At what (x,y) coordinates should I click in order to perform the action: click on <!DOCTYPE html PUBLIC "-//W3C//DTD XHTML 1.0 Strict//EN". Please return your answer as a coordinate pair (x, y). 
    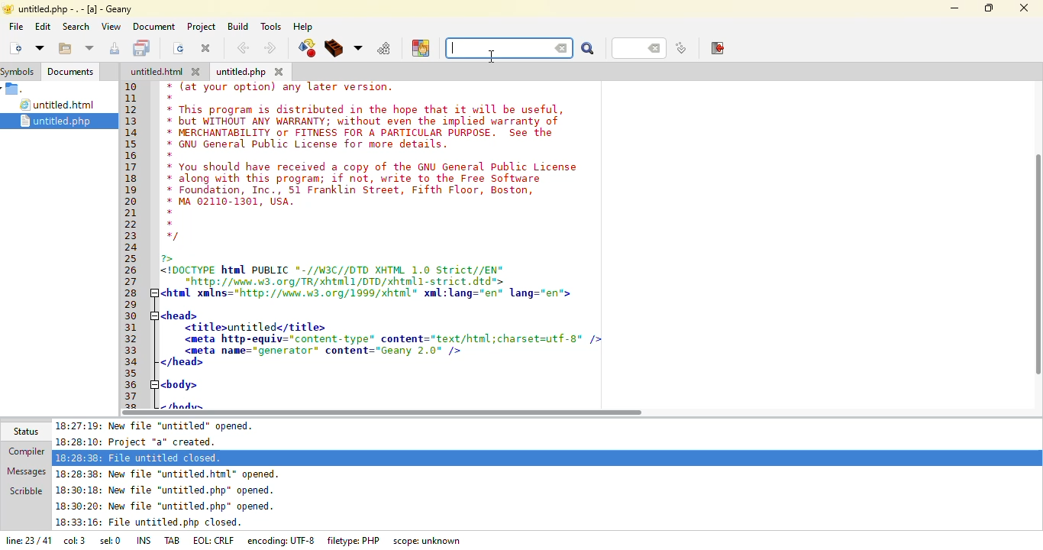
    Looking at the image, I should click on (334, 271).